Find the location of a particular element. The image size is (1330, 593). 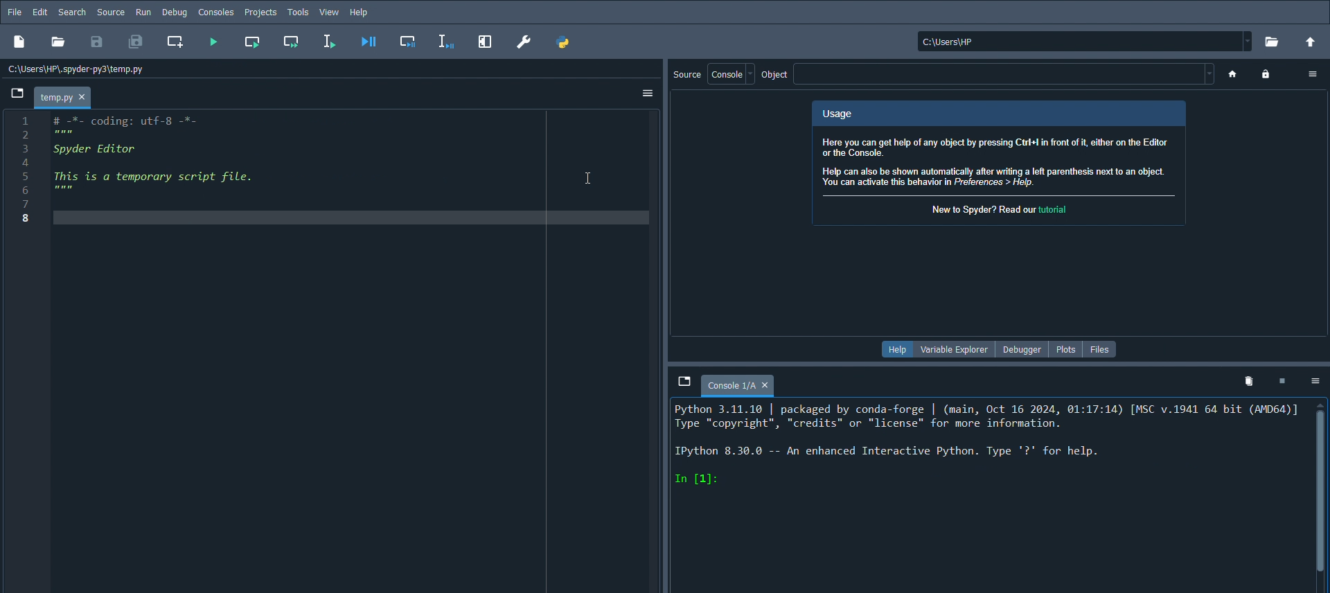

Run file is located at coordinates (213, 42).